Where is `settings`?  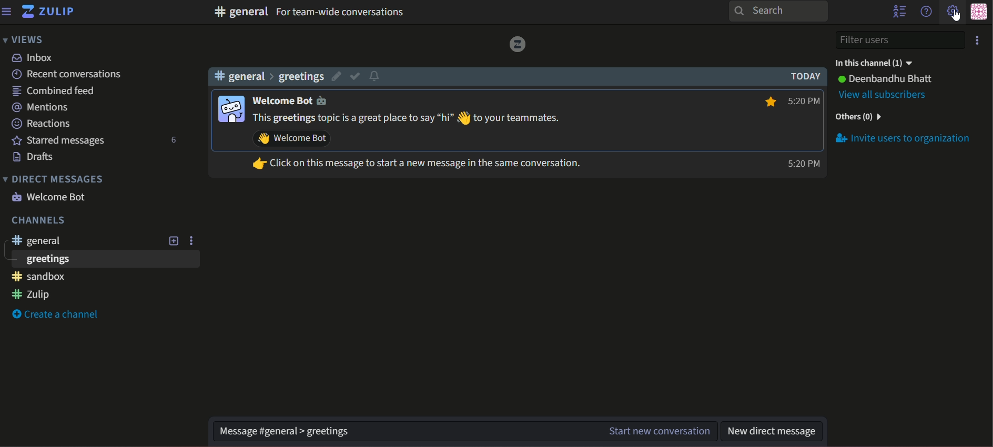 settings is located at coordinates (279, 425).